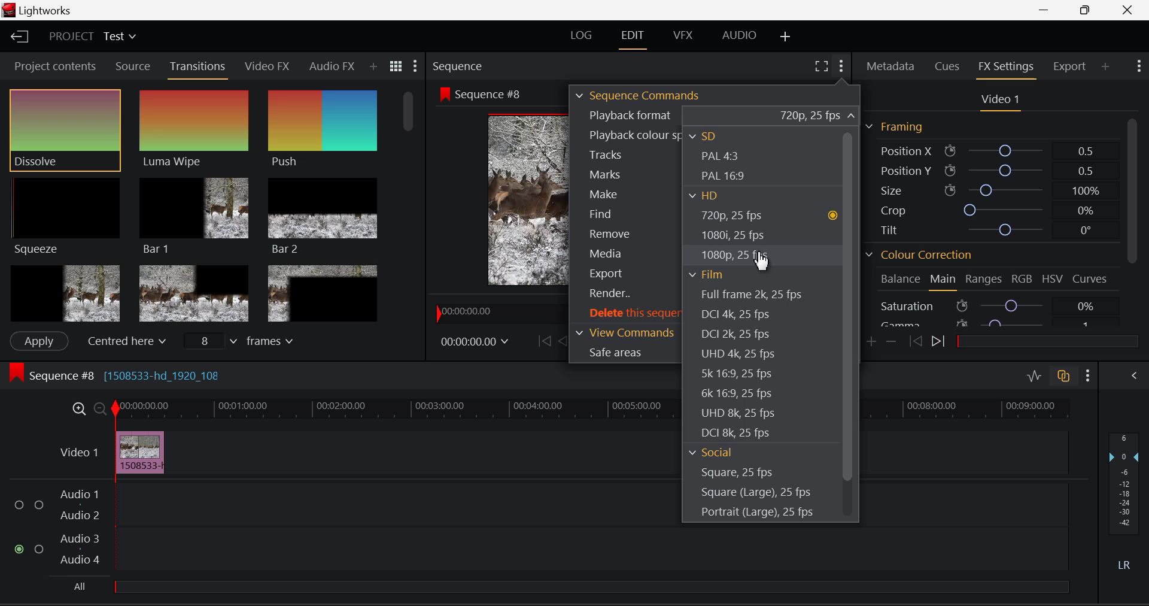  I want to click on HD Options, so click(709, 198).